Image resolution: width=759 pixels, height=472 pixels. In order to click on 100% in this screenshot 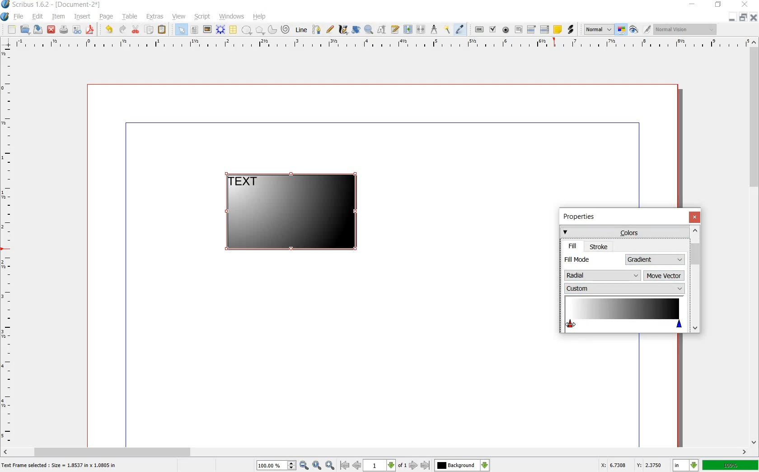, I will do `click(272, 465)`.